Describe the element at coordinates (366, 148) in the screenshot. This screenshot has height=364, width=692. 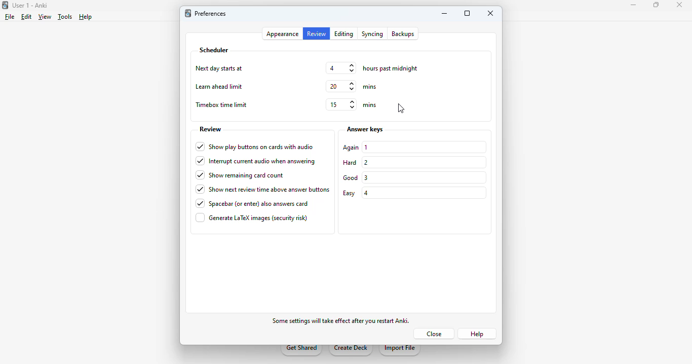
I see `1` at that location.